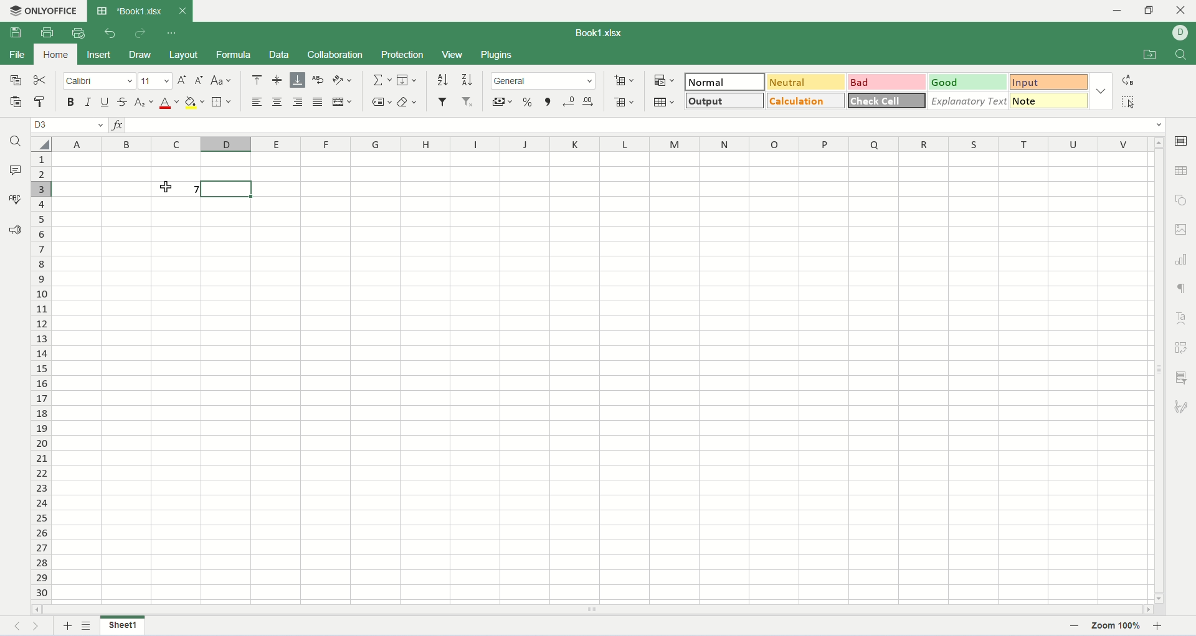  I want to click on check cell, so click(888, 100).